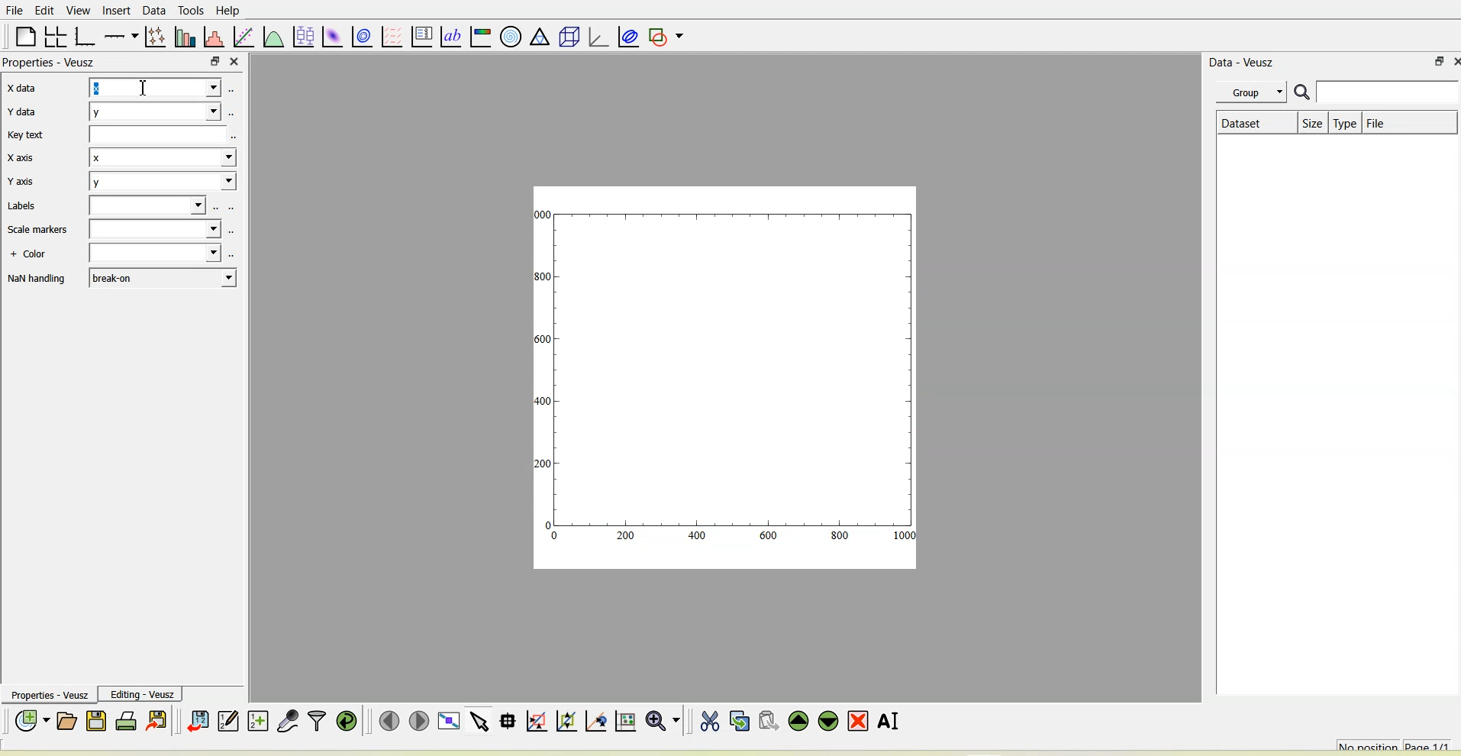 This screenshot has height=756, width=1461. What do you see at coordinates (769, 722) in the screenshot?
I see `Paste widget from the clipboard` at bounding box center [769, 722].